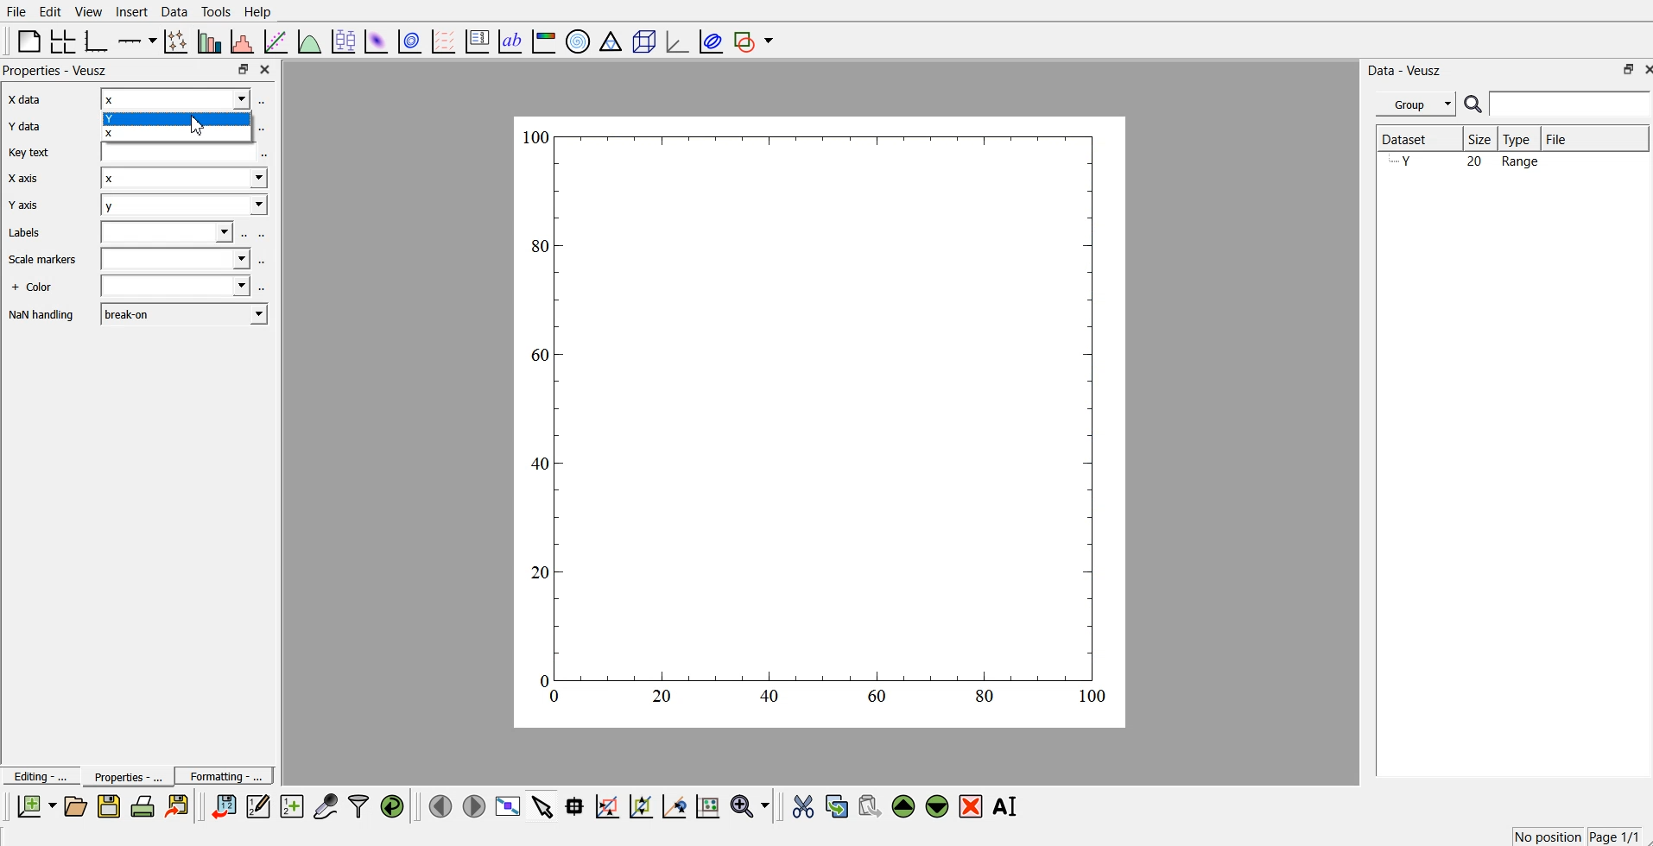  What do you see at coordinates (509, 805) in the screenshot?
I see `View plot full screen` at bounding box center [509, 805].